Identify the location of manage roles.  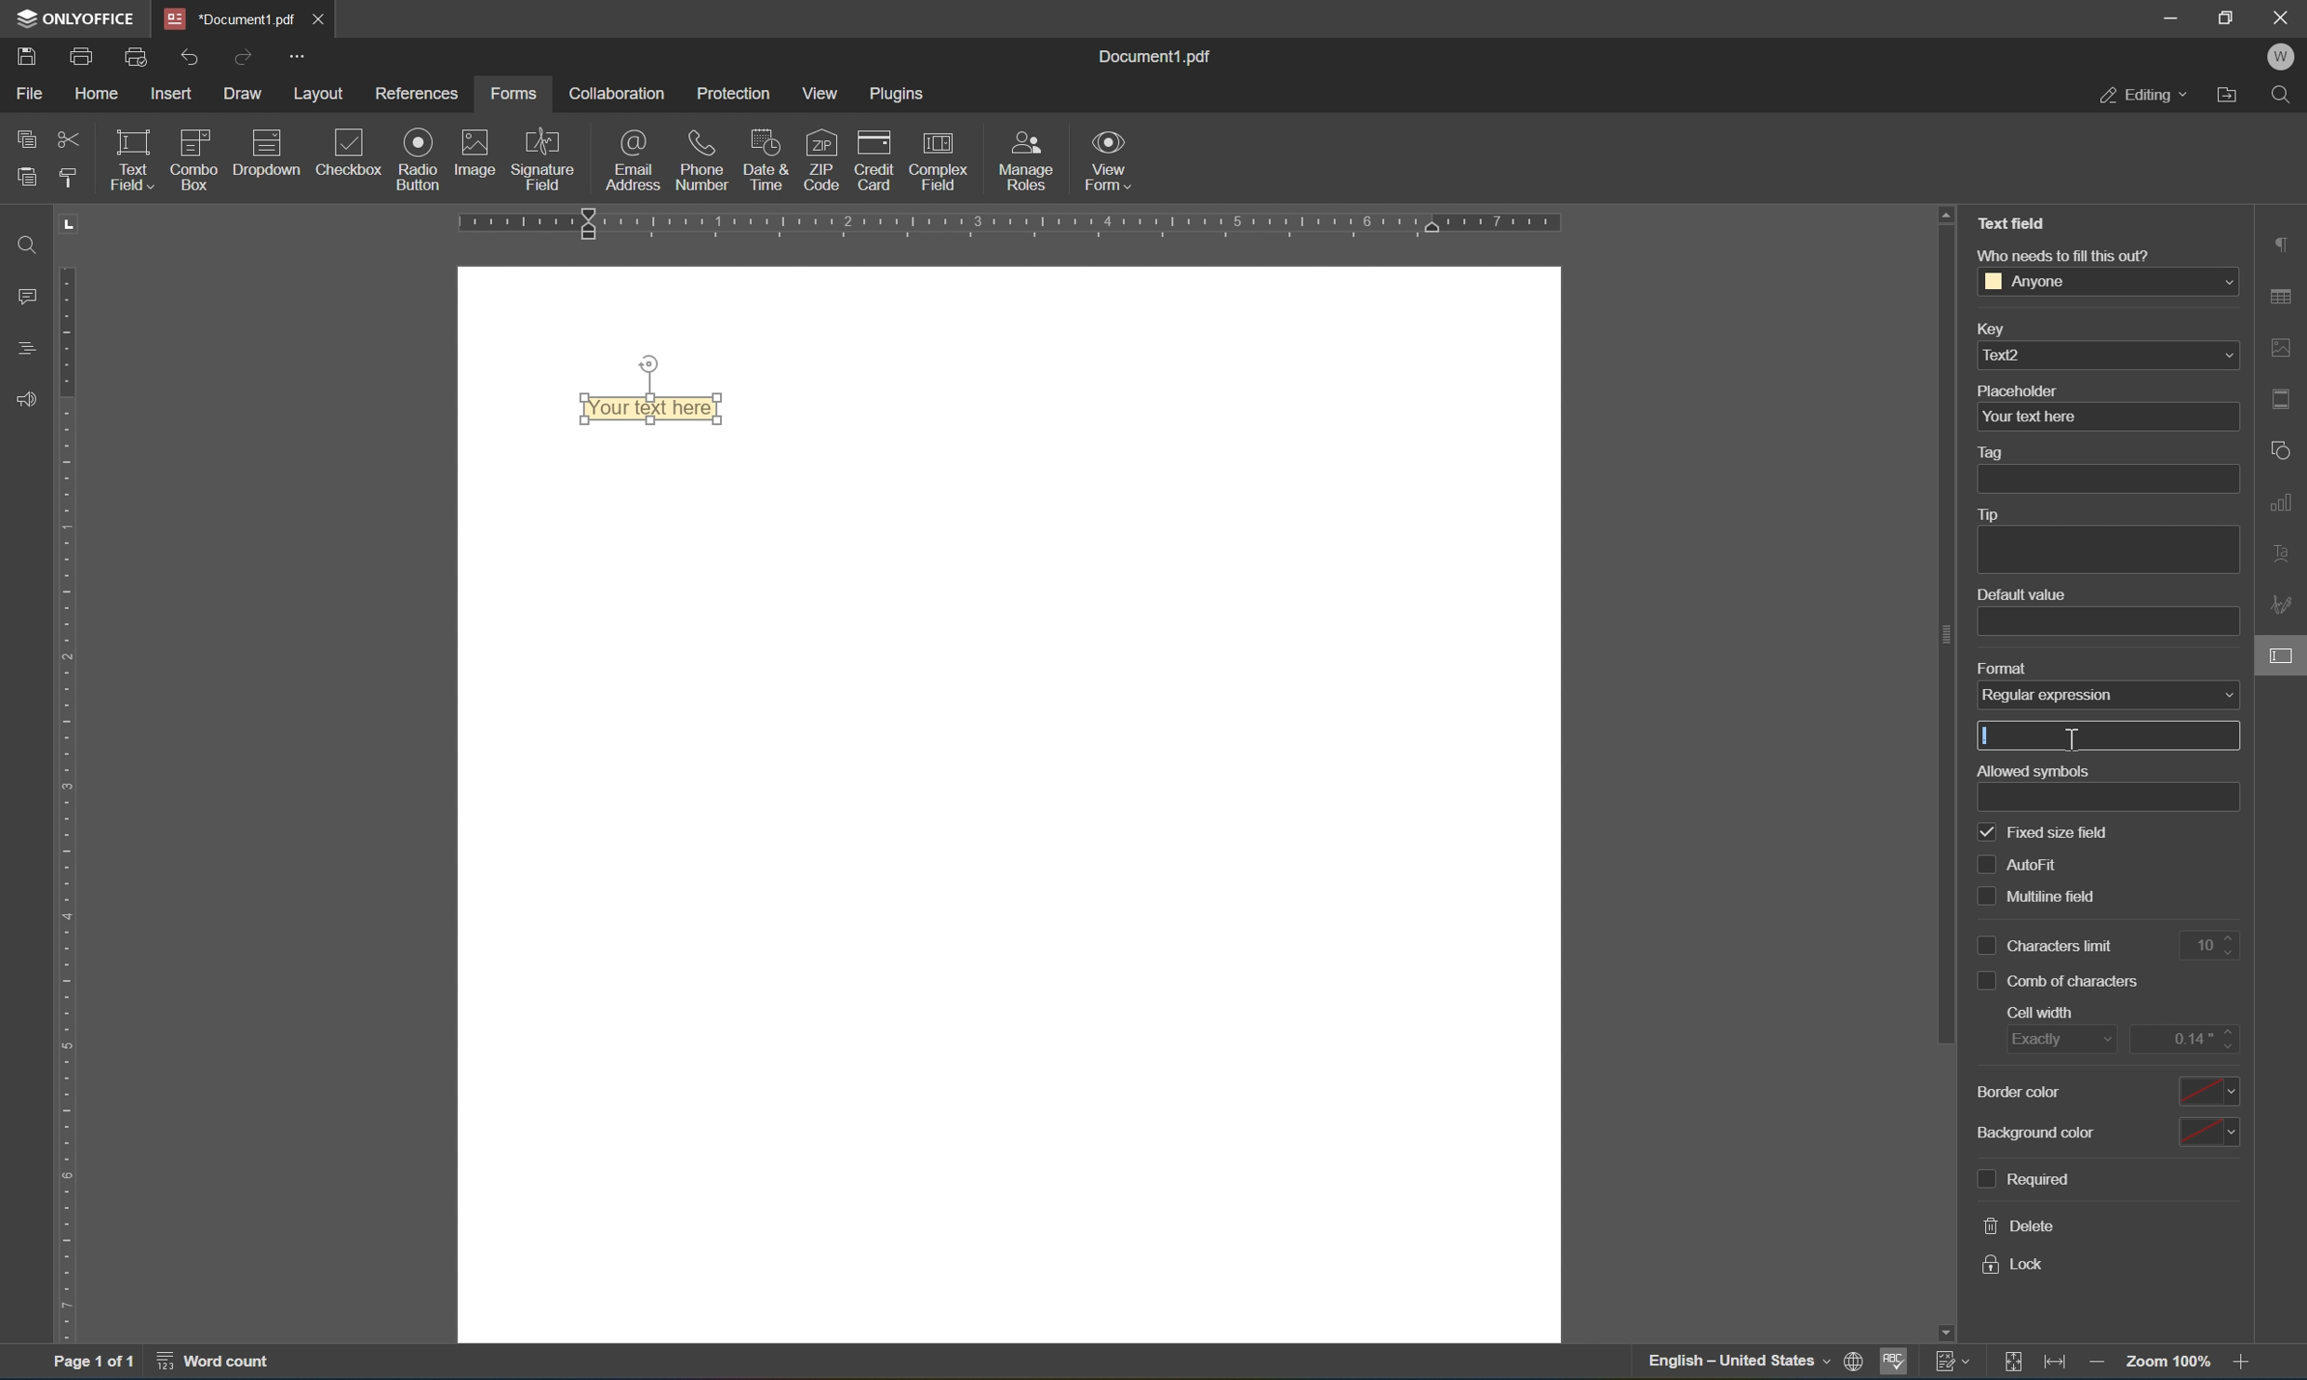
(1027, 159).